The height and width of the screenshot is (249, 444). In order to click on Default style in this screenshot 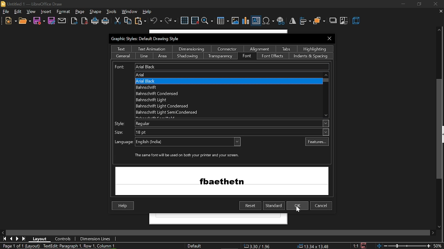, I will do `click(196, 246)`.